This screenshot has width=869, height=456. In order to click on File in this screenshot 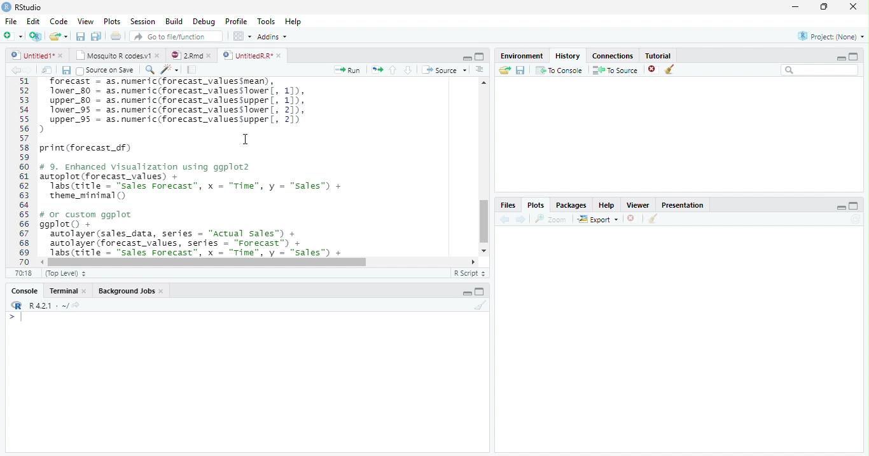, I will do `click(11, 21)`.